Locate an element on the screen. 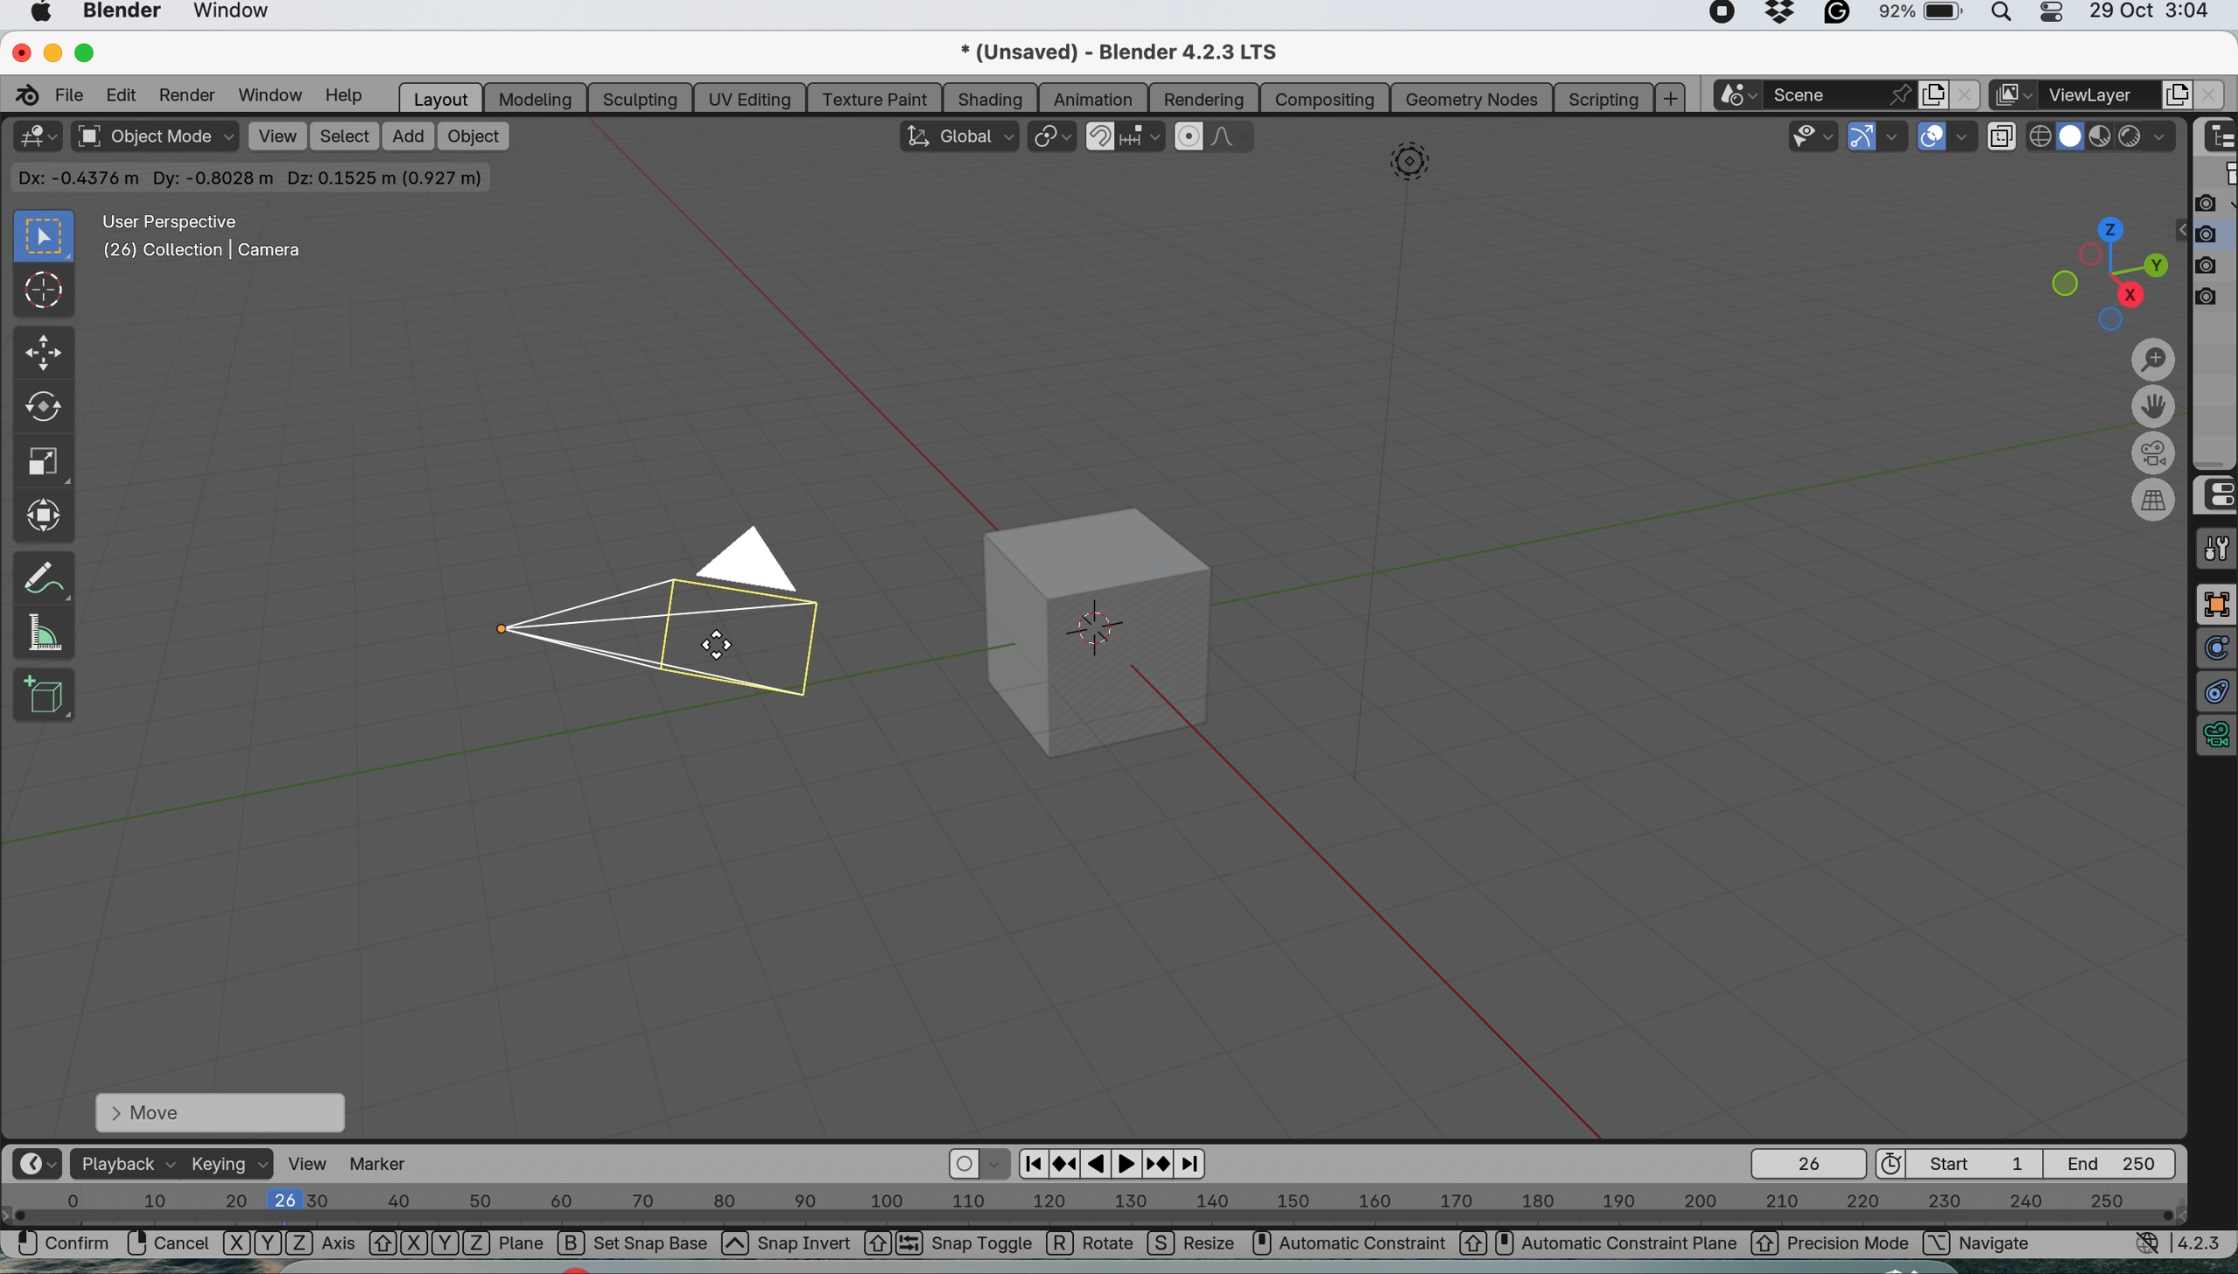 The height and width of the screenshot is (1274, 2238). previous is located at coordinates (1030, 1161).